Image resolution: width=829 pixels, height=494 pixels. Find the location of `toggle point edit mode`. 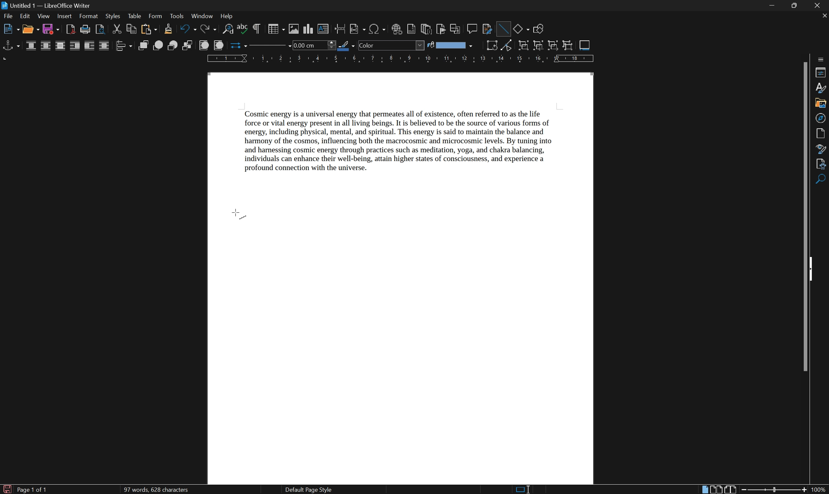

toggle point edit mode is located at coordinates (509, 46).